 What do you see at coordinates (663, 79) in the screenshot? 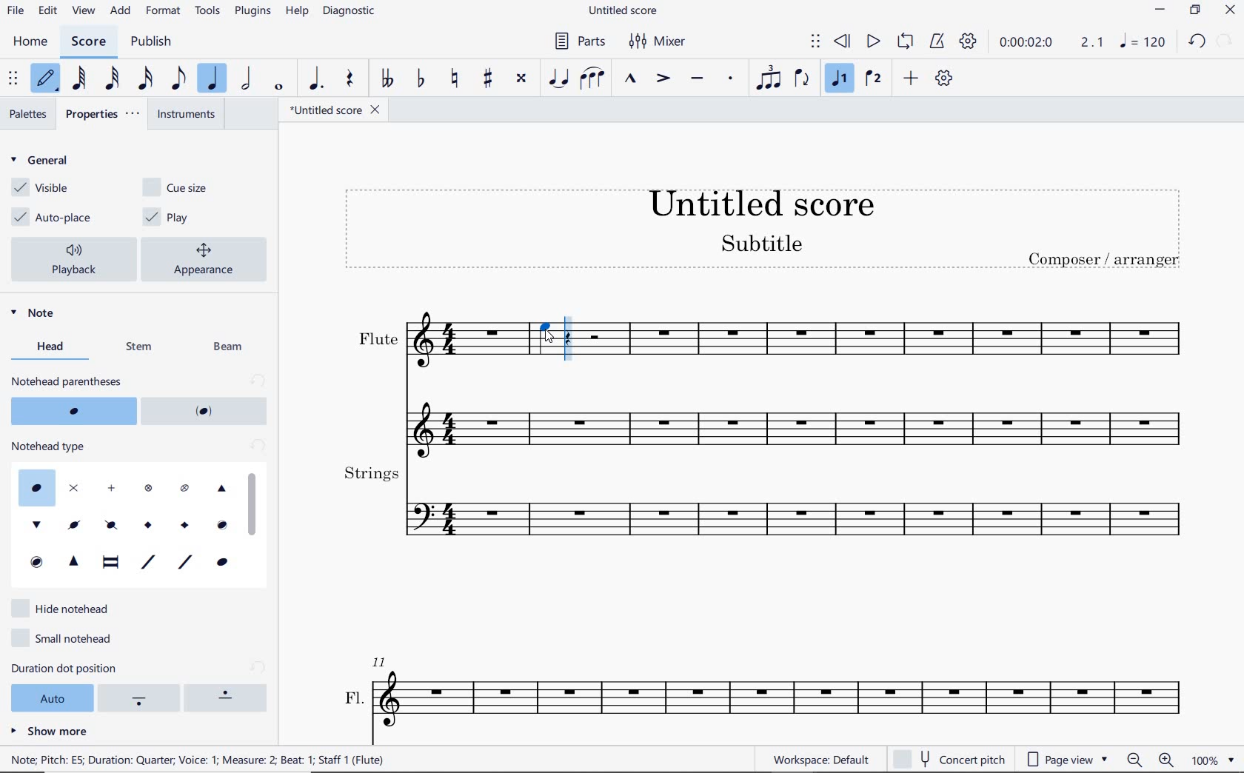
I see `ACCENT` at bounding box center [663, 79].